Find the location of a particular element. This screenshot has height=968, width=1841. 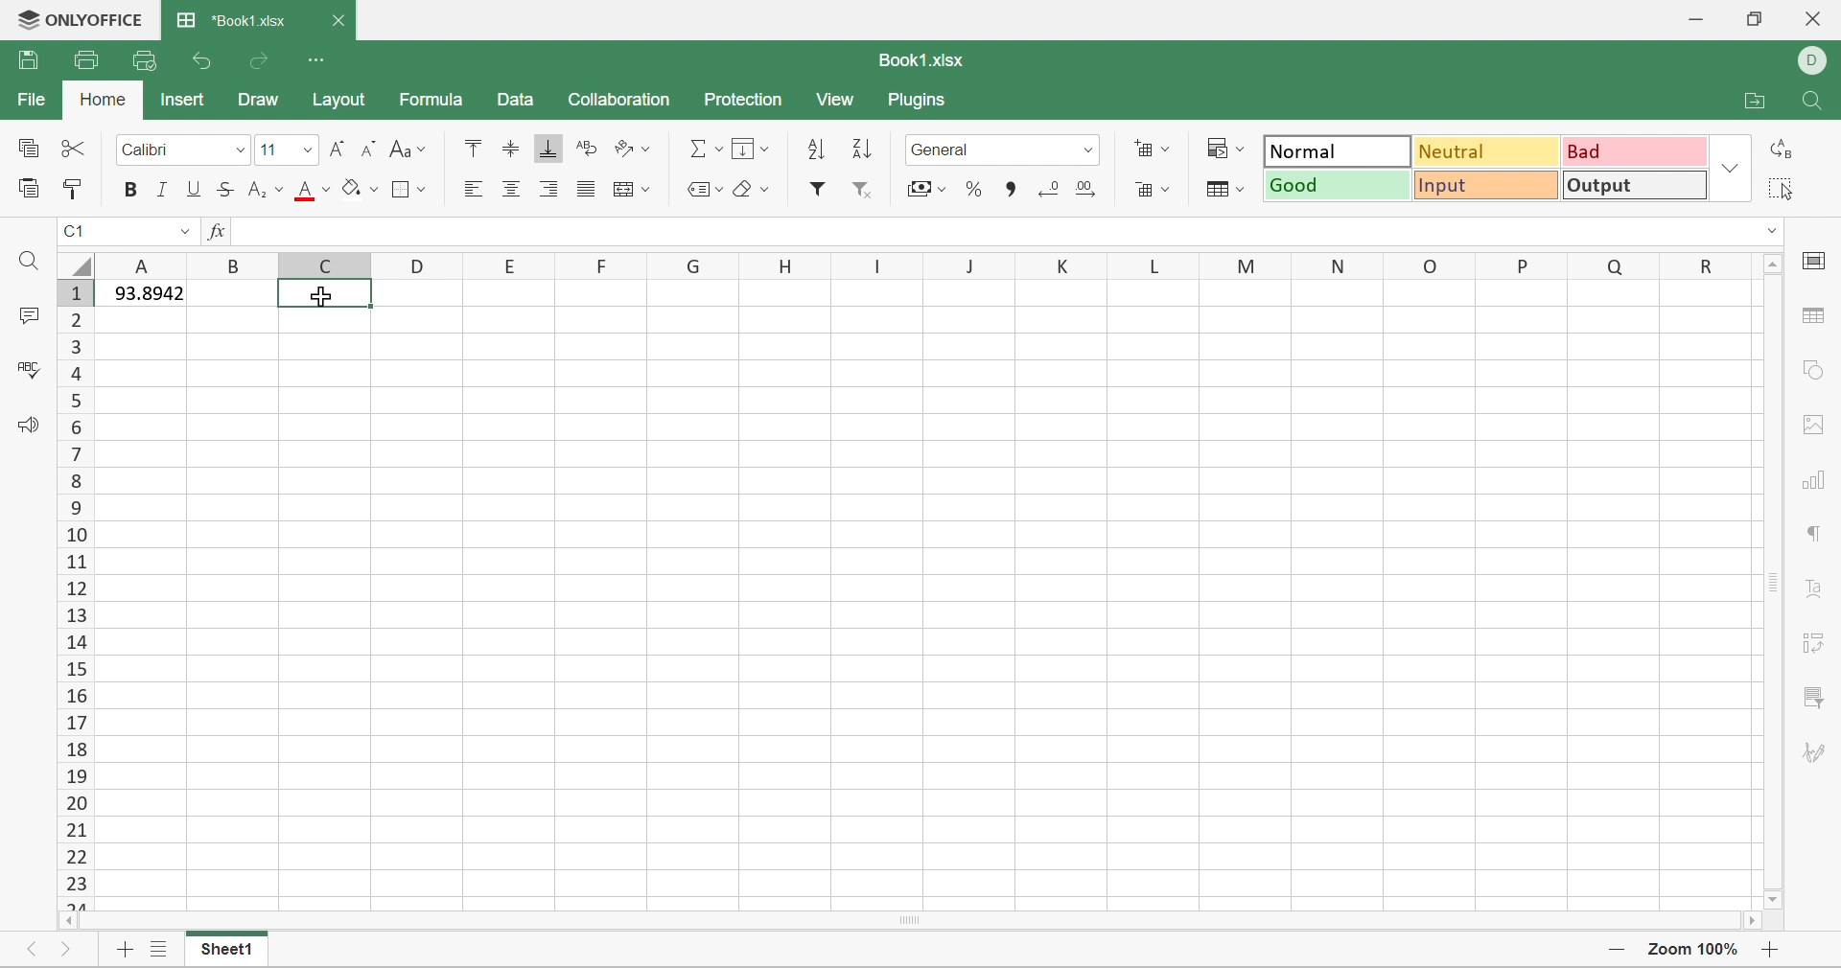

Drop Down is located at coordinates (1087, 148).